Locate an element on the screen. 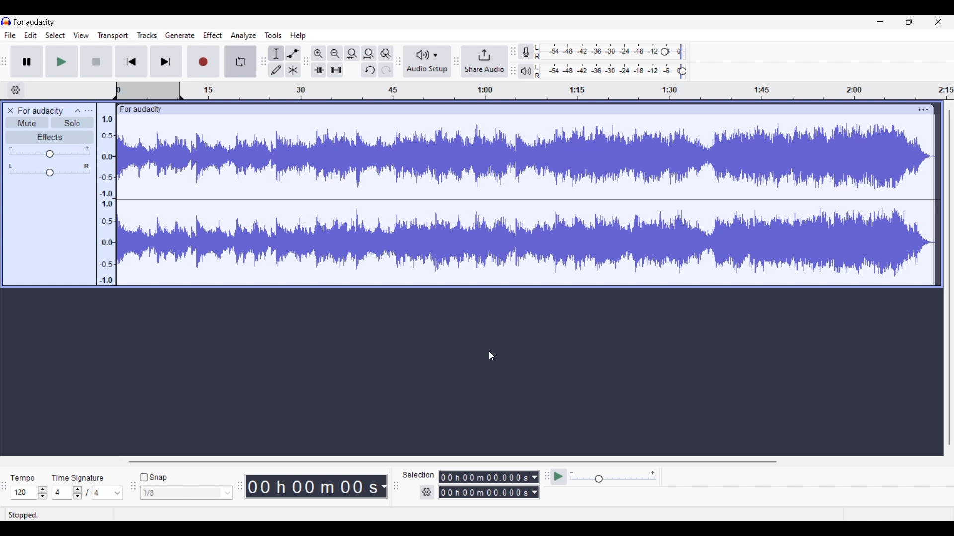  Selection is located at coordinates (419, 475).